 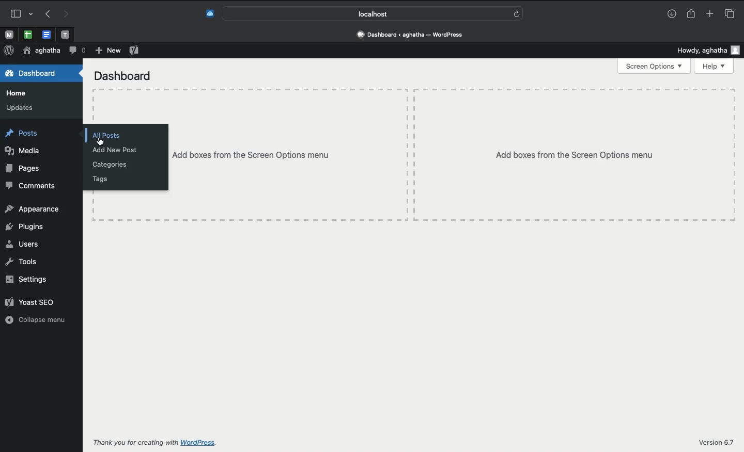 What do you see at coordinates (101, 142) in the screenshot?
I see `cursor` at bounding box center [101, 142].